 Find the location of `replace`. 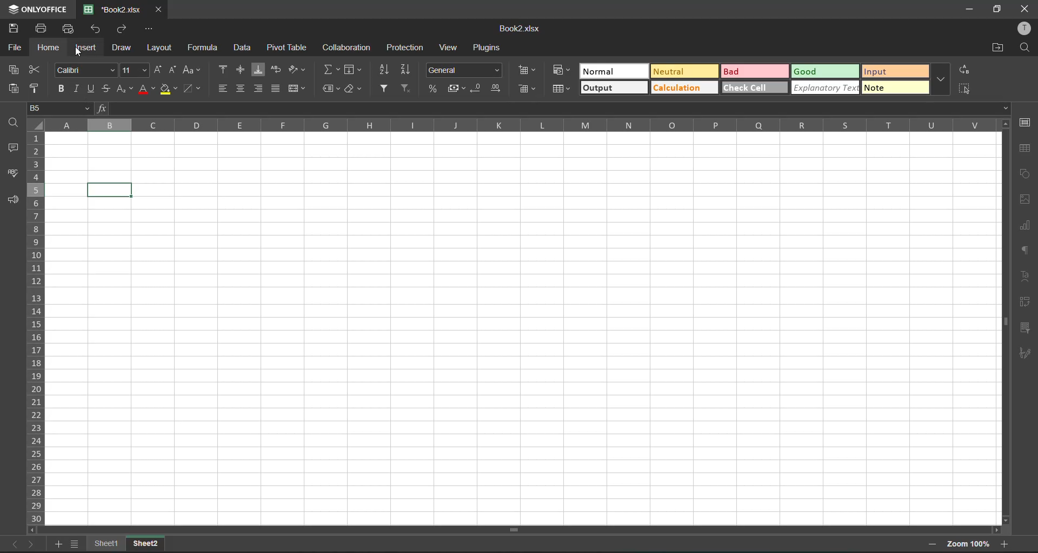

replace is located at coordinates (964, 70).